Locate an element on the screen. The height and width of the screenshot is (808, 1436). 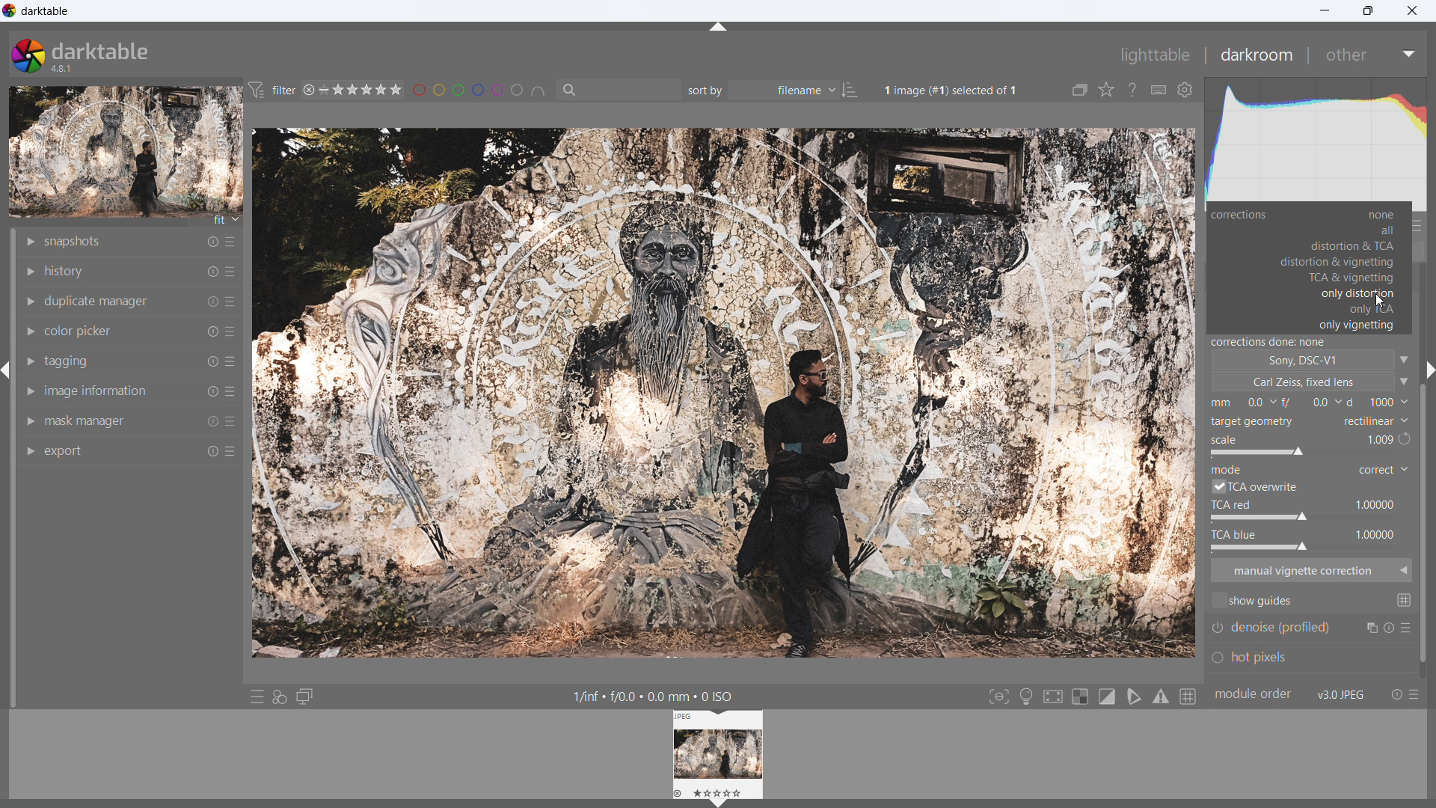
target geometry is located at coordinates (1255, 421).